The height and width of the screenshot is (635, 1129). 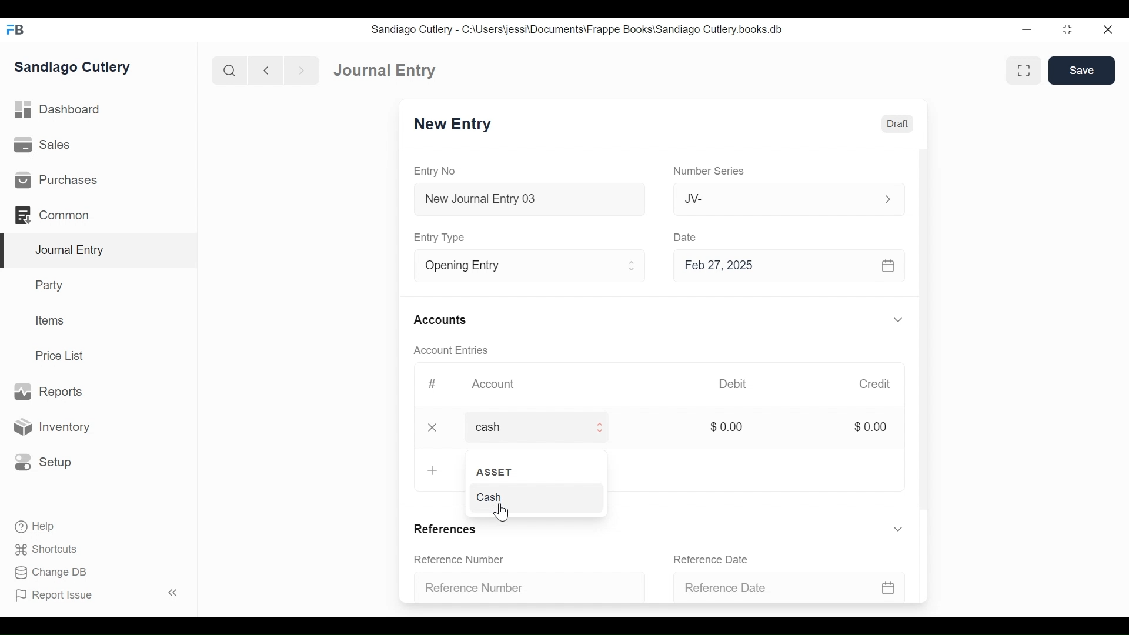 What do you see at coordinates (96, 251) in the screenshot?
I see `Journal Entry` at bounding box center [96, 251].